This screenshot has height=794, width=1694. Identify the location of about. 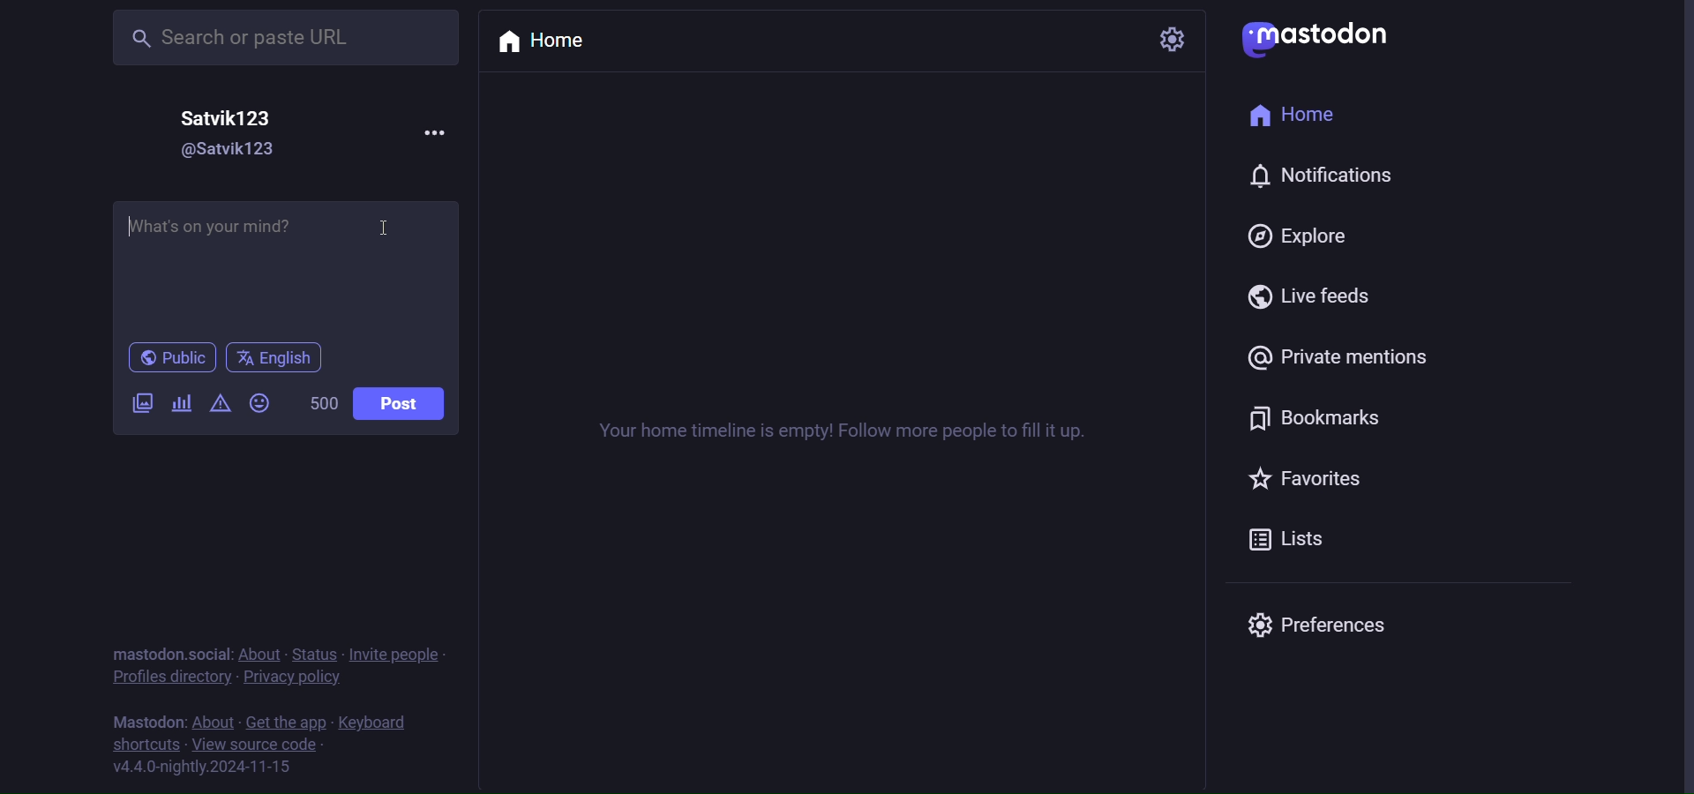
(214, 723).